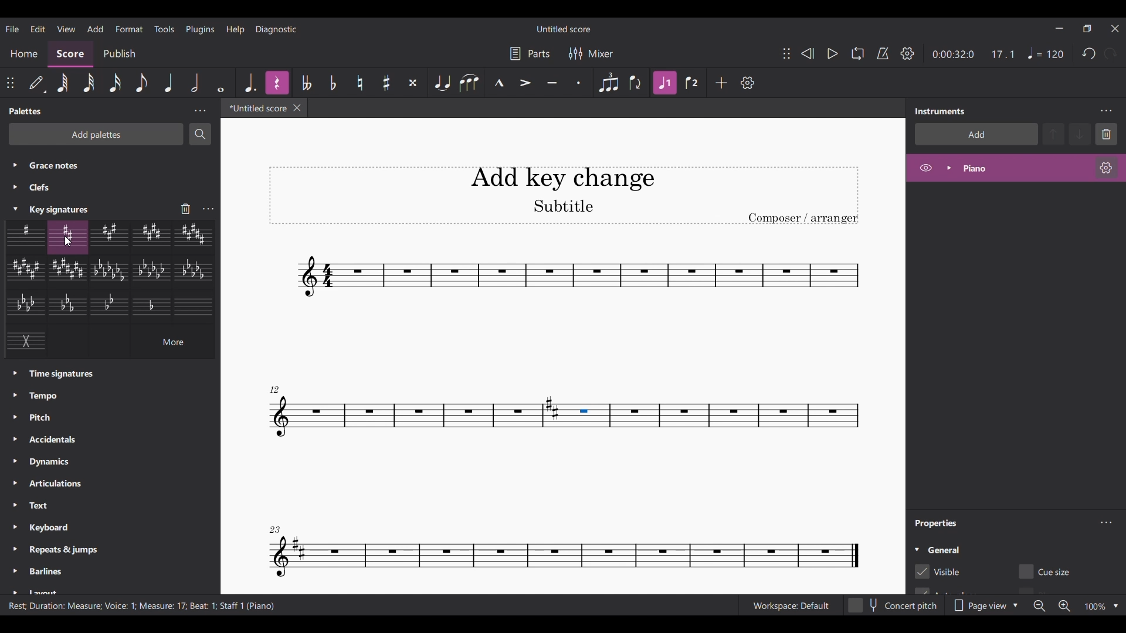  Describe the element at coordinates (609, 83) in the screenshot. I see `Tuplet` at that location.